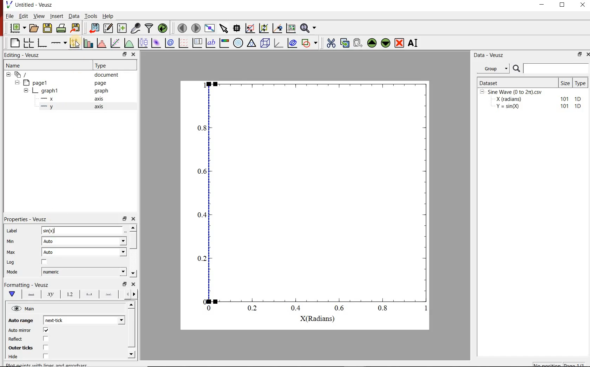 The width and height of the screenshot is (590, 367). I want to click on move up, so click(372, 43).